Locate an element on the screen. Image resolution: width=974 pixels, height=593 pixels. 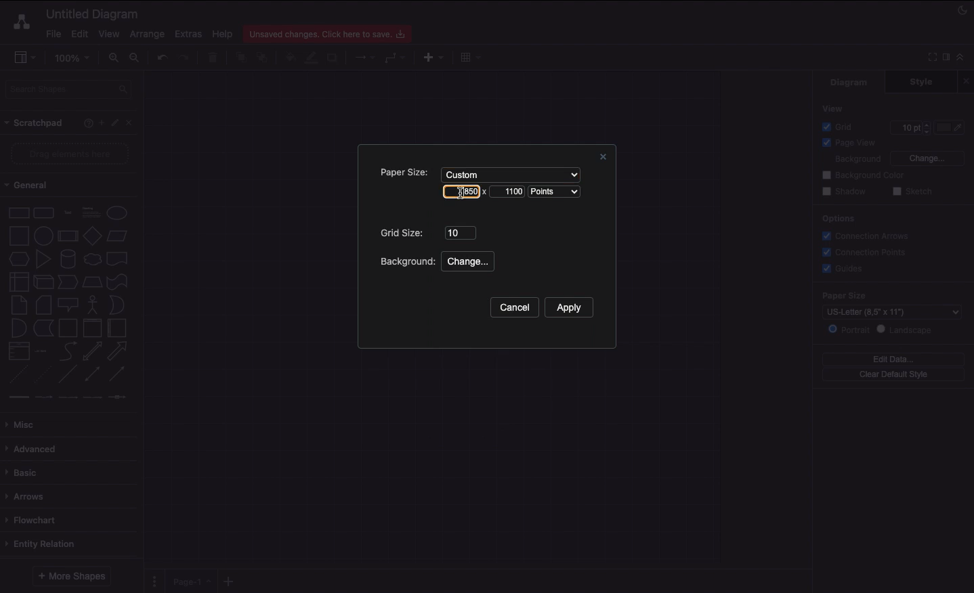
Style is located at coordinates (923, 81).